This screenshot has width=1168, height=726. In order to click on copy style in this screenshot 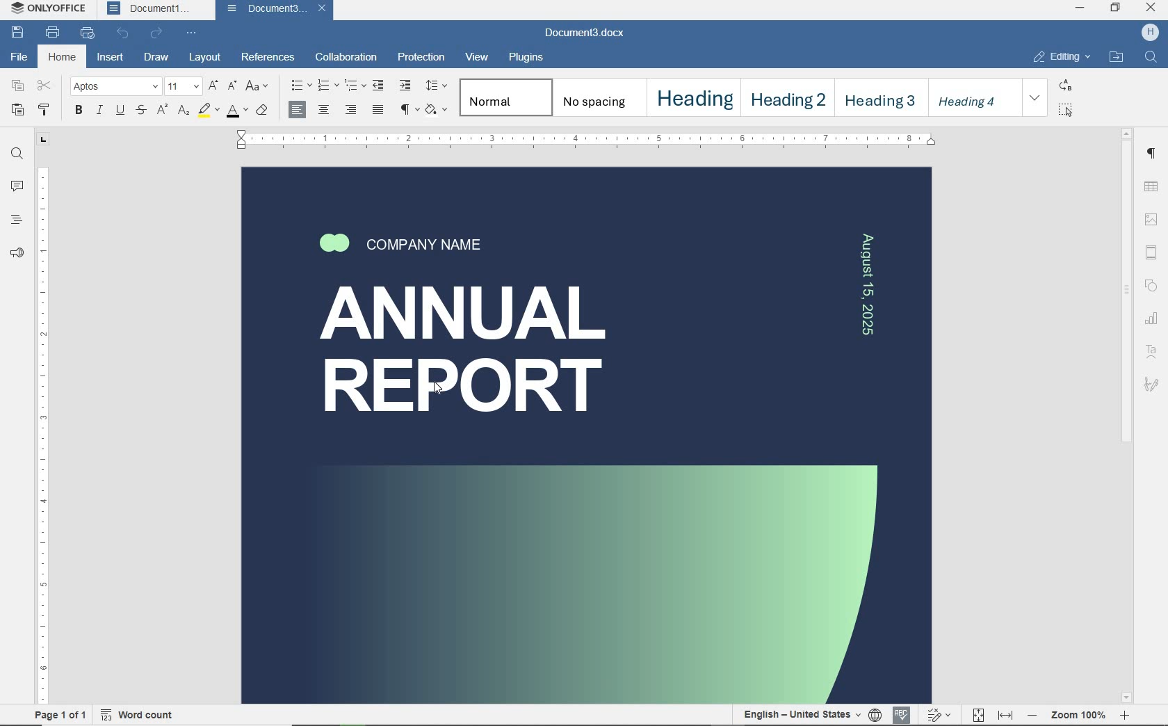, I will do `click(44, 108)`.